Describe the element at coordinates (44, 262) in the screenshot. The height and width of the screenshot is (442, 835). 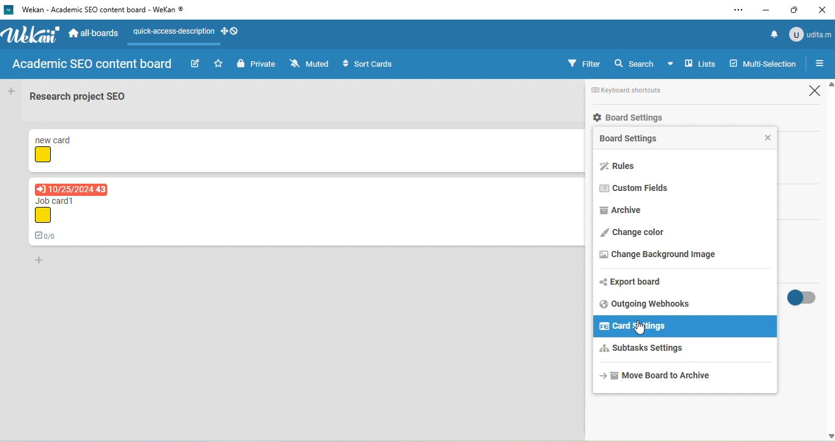
I see `add card to bottom ` at that location.